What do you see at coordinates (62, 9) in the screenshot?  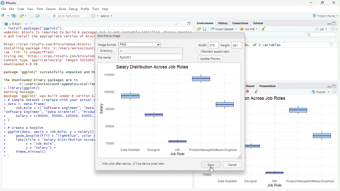 I see `Build` at bounding box center [62, 9].